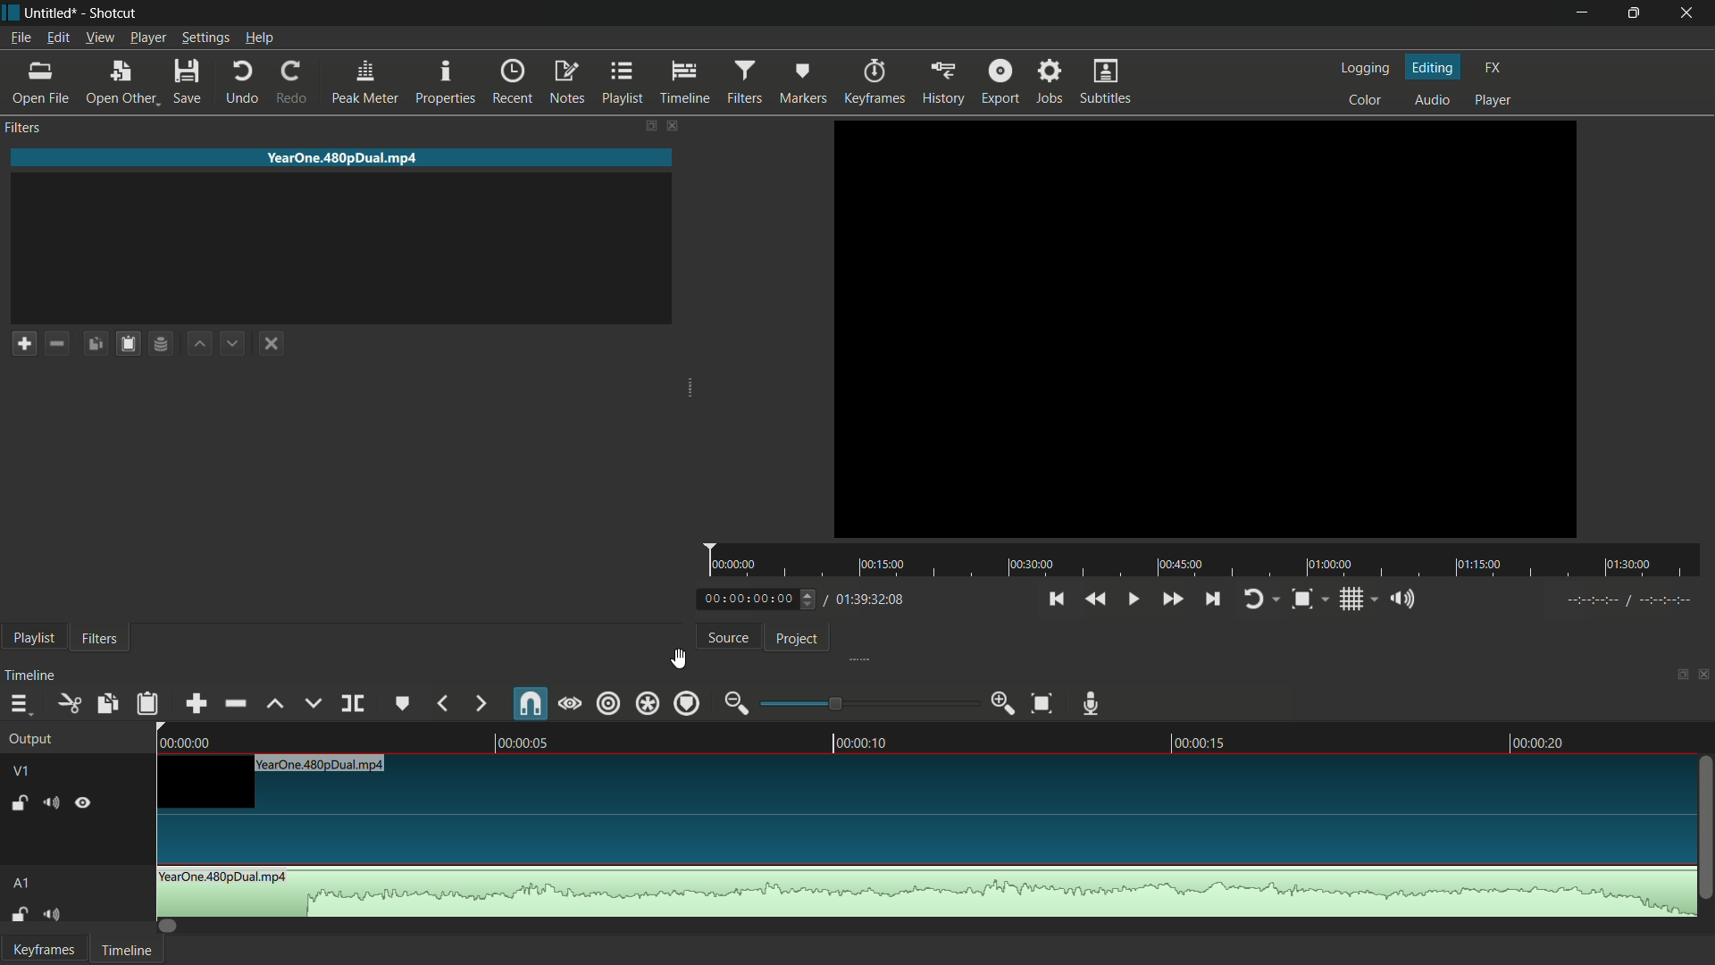 The image size is (1715, 965). I want to click on preview window, so click(1204, 328).